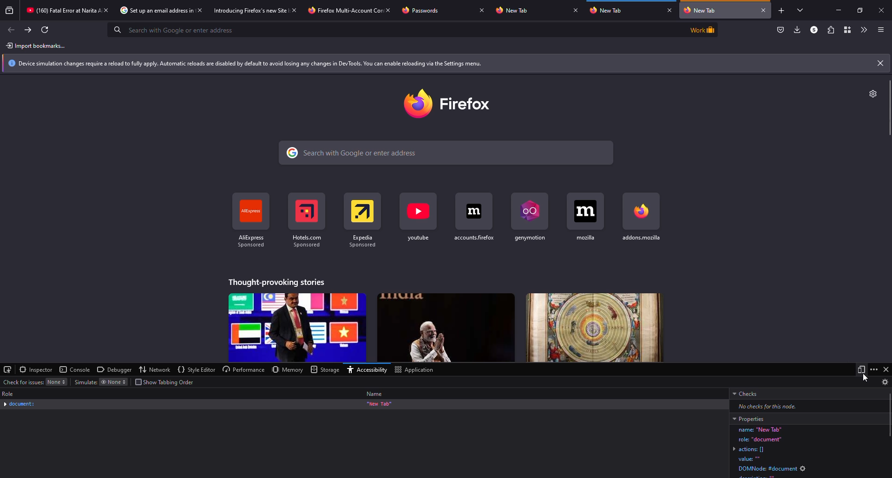  Describe the element at coordinates (418, 218) in the screenshot. I see `YouTube shortcut` at that location.